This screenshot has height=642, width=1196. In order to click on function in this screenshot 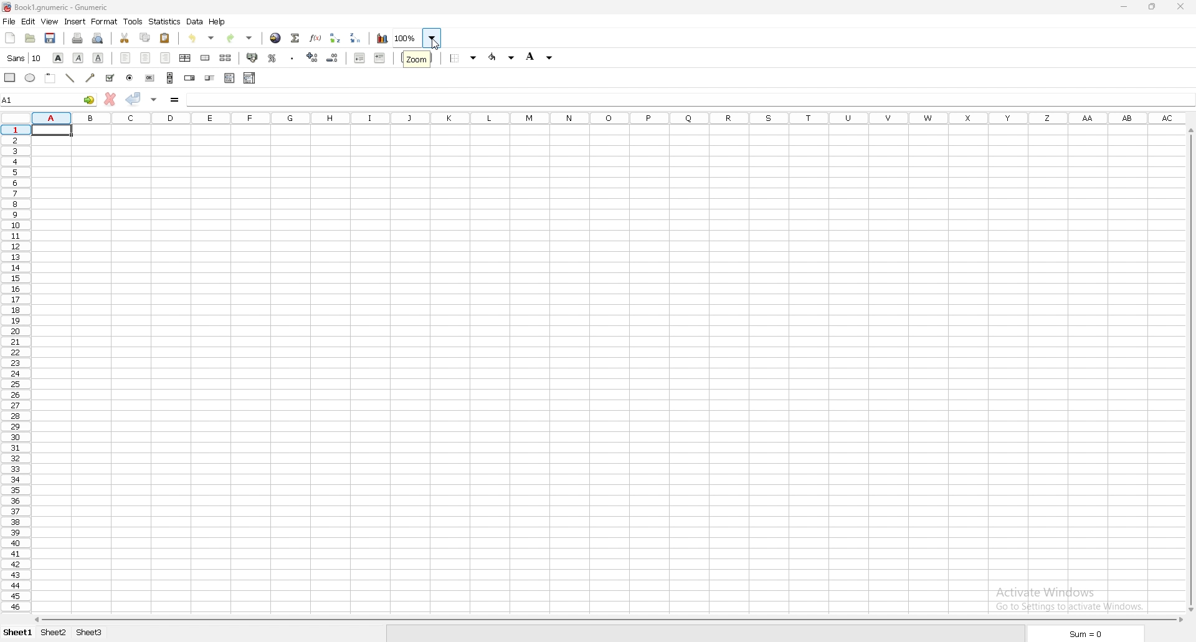, I will do `click(315, 38)`.